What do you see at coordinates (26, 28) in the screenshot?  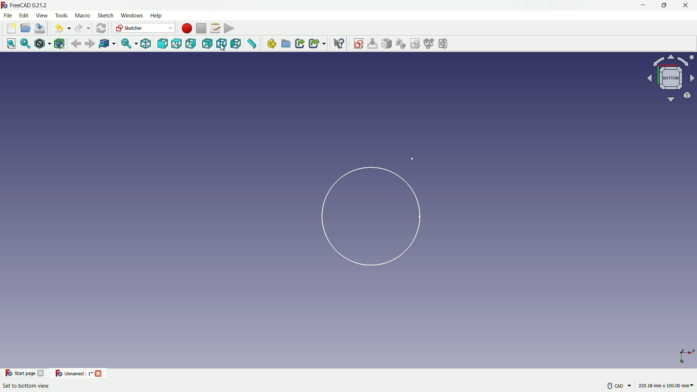 I see `open file` at bounding box center [26, 28].